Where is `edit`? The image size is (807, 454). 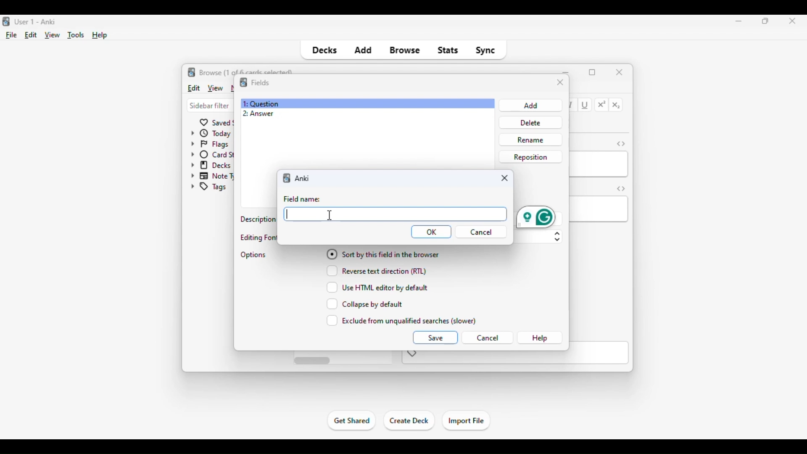
edit is located at coordinates (31, 35).